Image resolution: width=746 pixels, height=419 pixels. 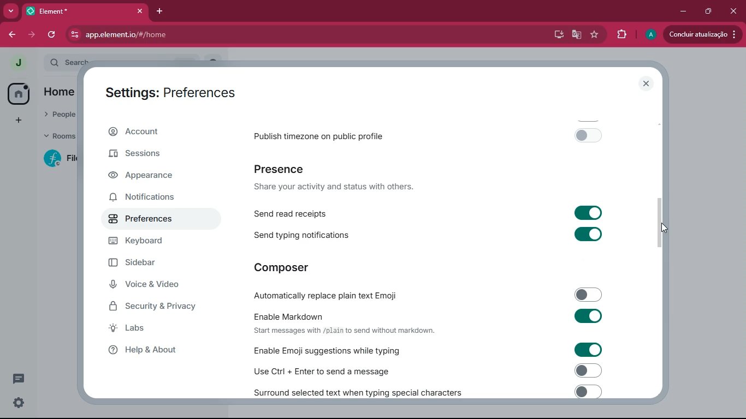 I want to click on use ctrl enter, so click(x=424, y=370).